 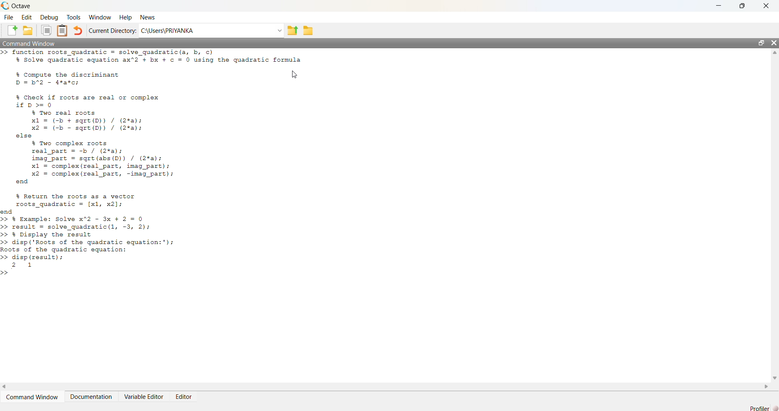 I want to click on Command Window, so click(x=32, y=42).